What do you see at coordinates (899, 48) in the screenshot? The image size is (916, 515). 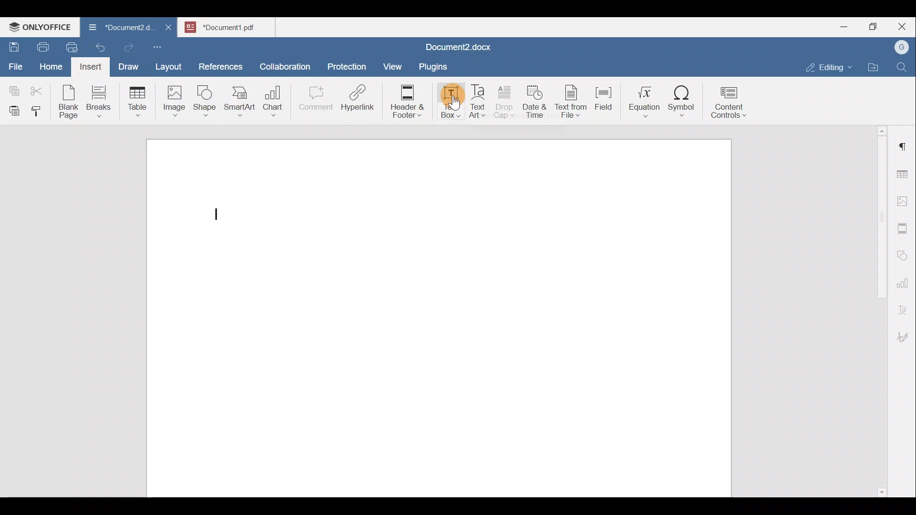 I see `Account name` at bounding box center [899, 48].